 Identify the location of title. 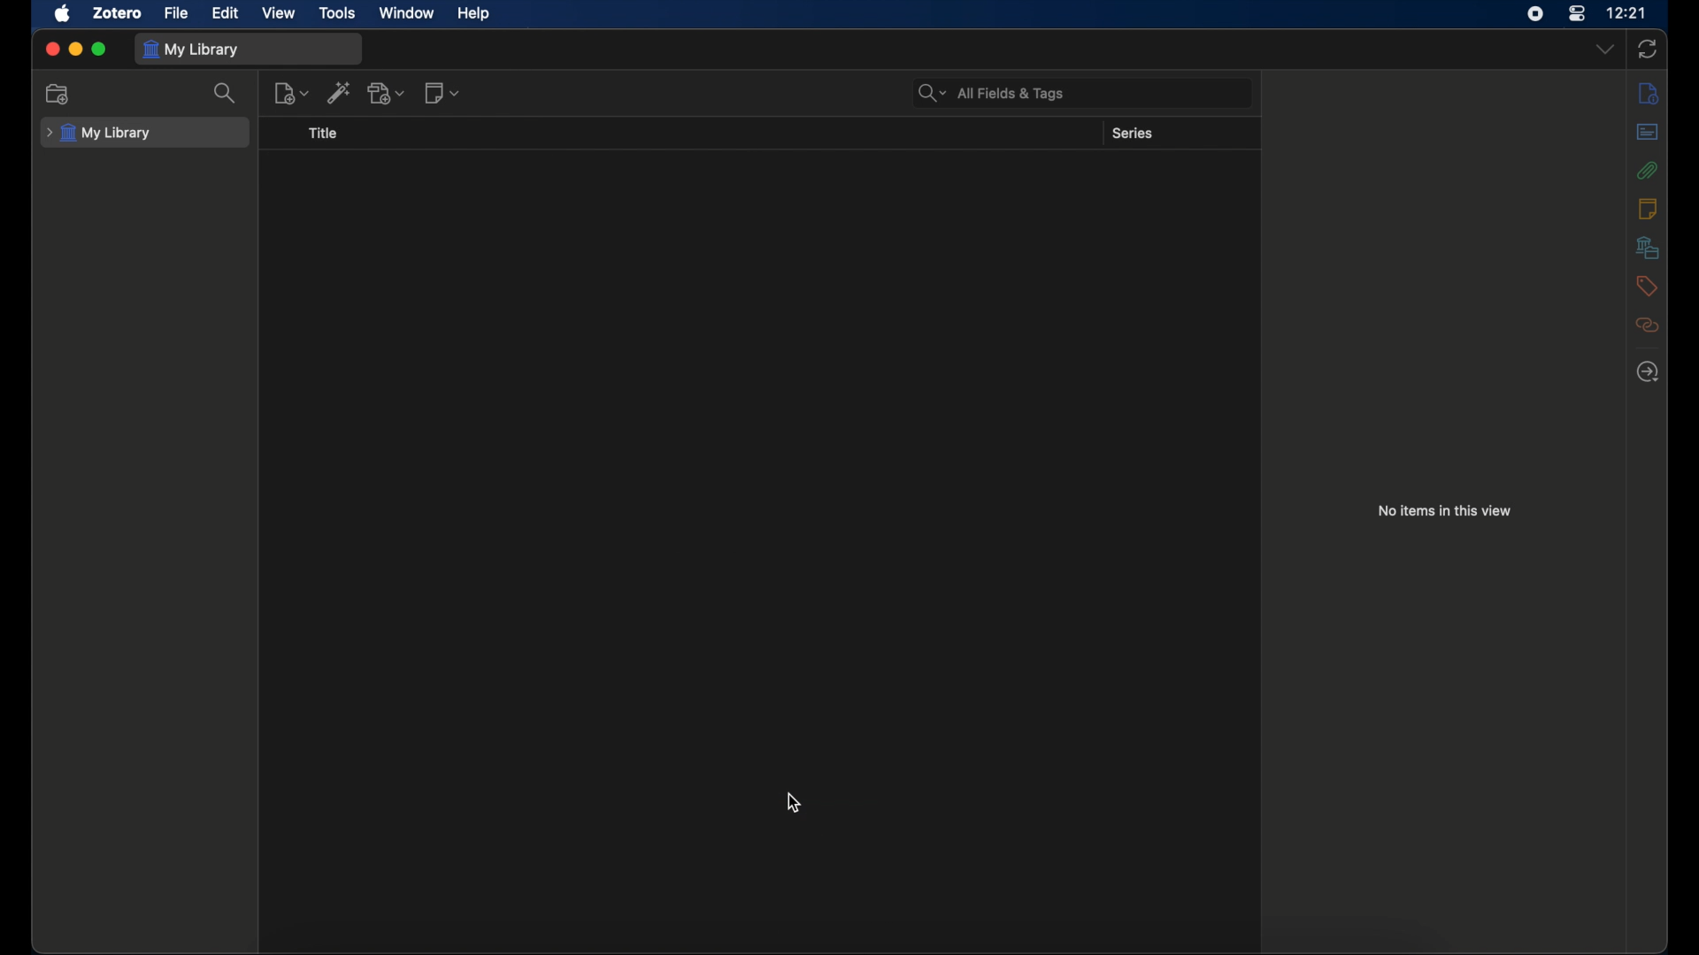
(323, 134).